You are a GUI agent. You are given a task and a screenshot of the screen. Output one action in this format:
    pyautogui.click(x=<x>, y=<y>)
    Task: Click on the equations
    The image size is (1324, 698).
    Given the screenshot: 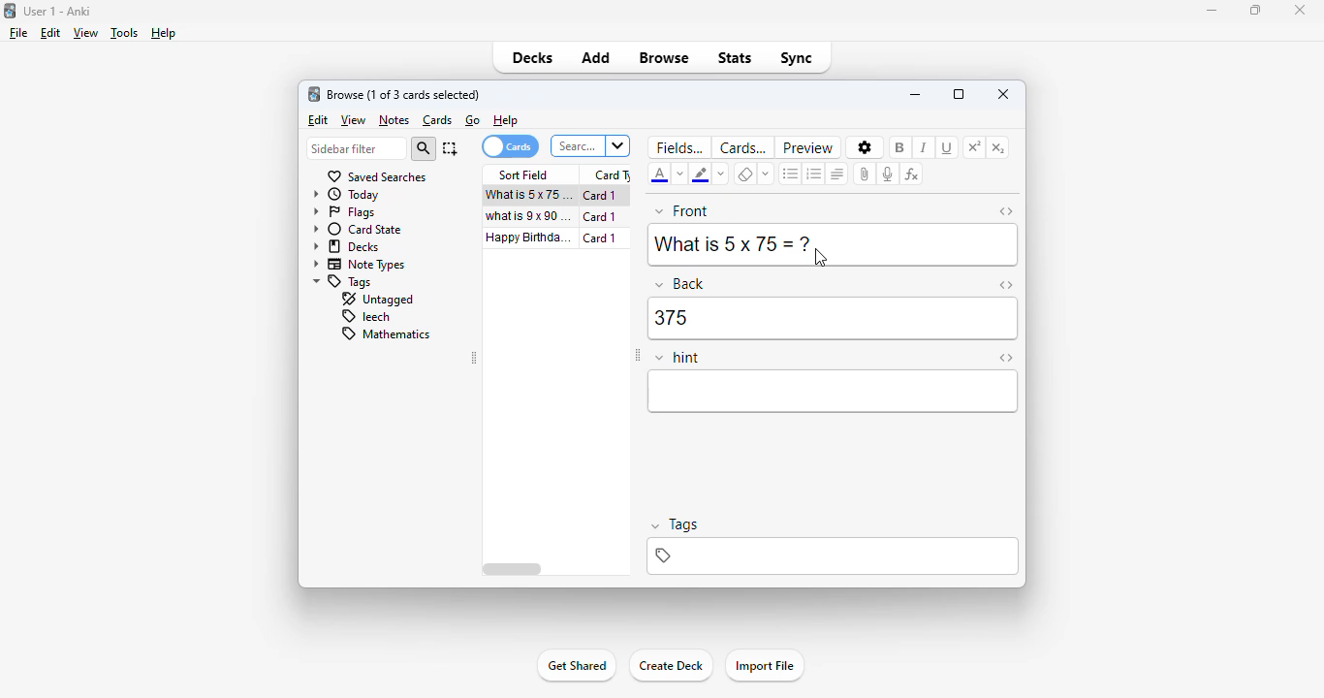 What is the action you would take?
    pyautogui.click(x=913, y=174)
    